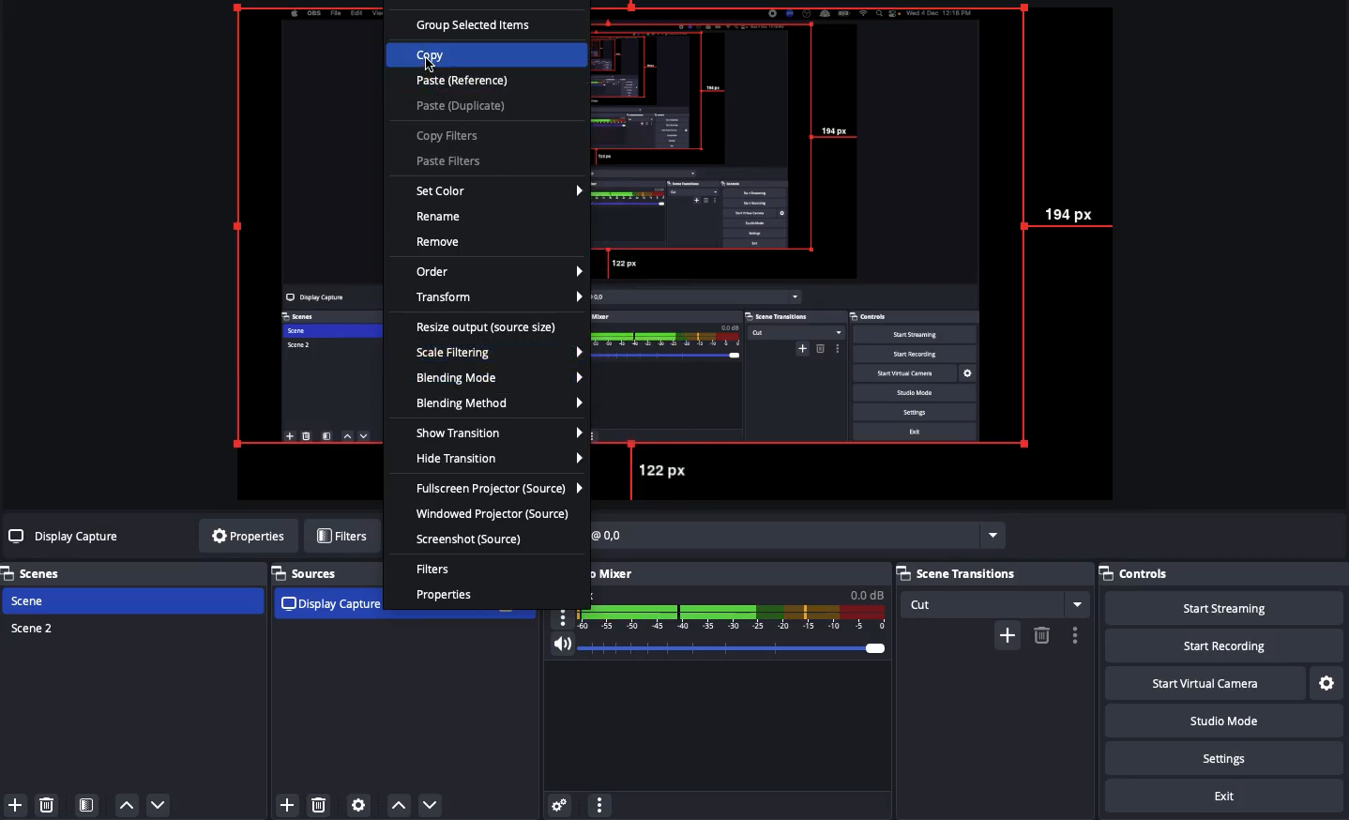 This screenshot has height=820, width=1349. I want to click on delete, so click(1041, 634).